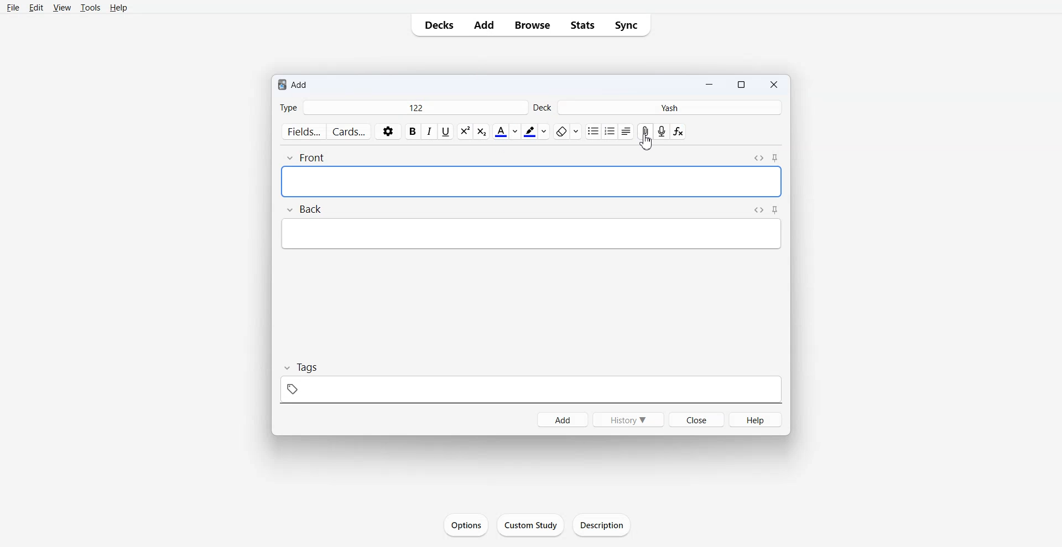 This screenshot has height=547, width=1062. What do you see at coordinates (696, 418) in the screenshot?
I see `Close` at bounding box center [696, 418].